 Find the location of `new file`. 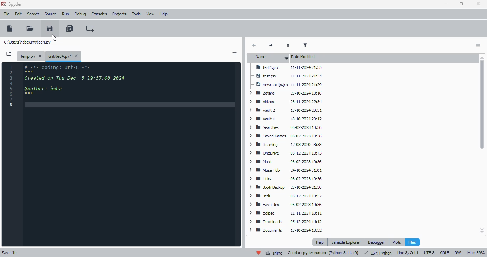

new file is located at coordinates (10, 29).